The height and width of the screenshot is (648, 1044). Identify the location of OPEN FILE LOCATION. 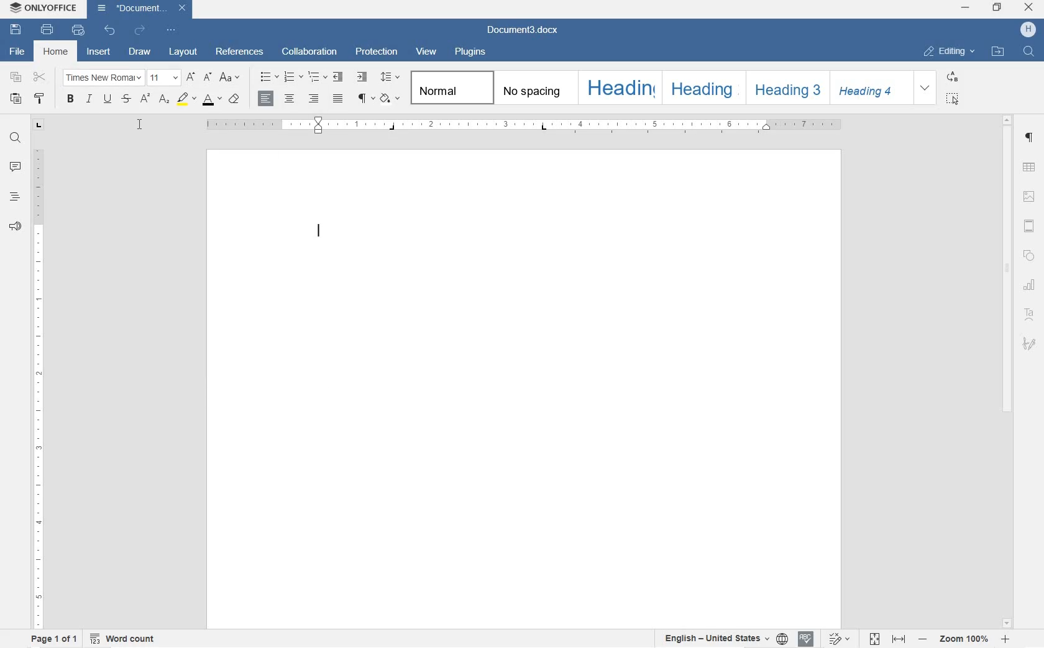
(997, 50).